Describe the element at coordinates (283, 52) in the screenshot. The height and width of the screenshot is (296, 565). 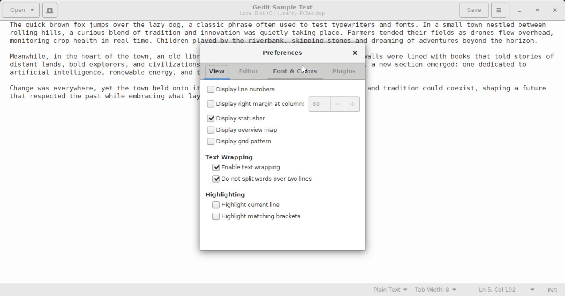
I see `Preferences Setting Window` at that location.